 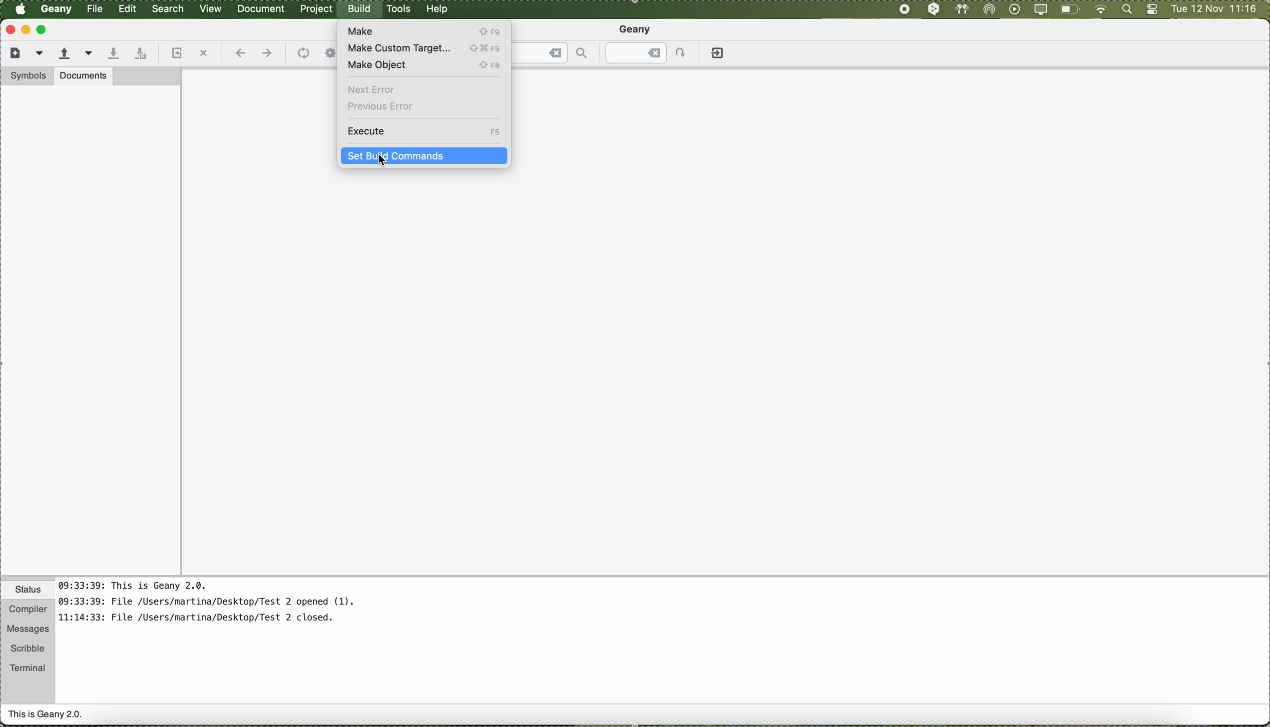 What do you see at coordinates (1101, 10) in the screenshot?
I see `wifi` at bounding box center [1101, 10].